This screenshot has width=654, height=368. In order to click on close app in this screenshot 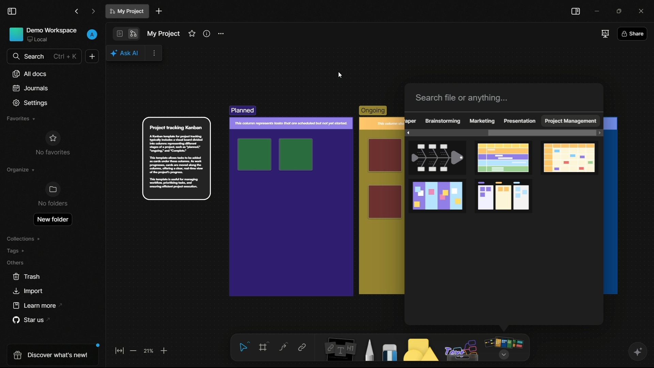, I will do `click(643, 11)`.